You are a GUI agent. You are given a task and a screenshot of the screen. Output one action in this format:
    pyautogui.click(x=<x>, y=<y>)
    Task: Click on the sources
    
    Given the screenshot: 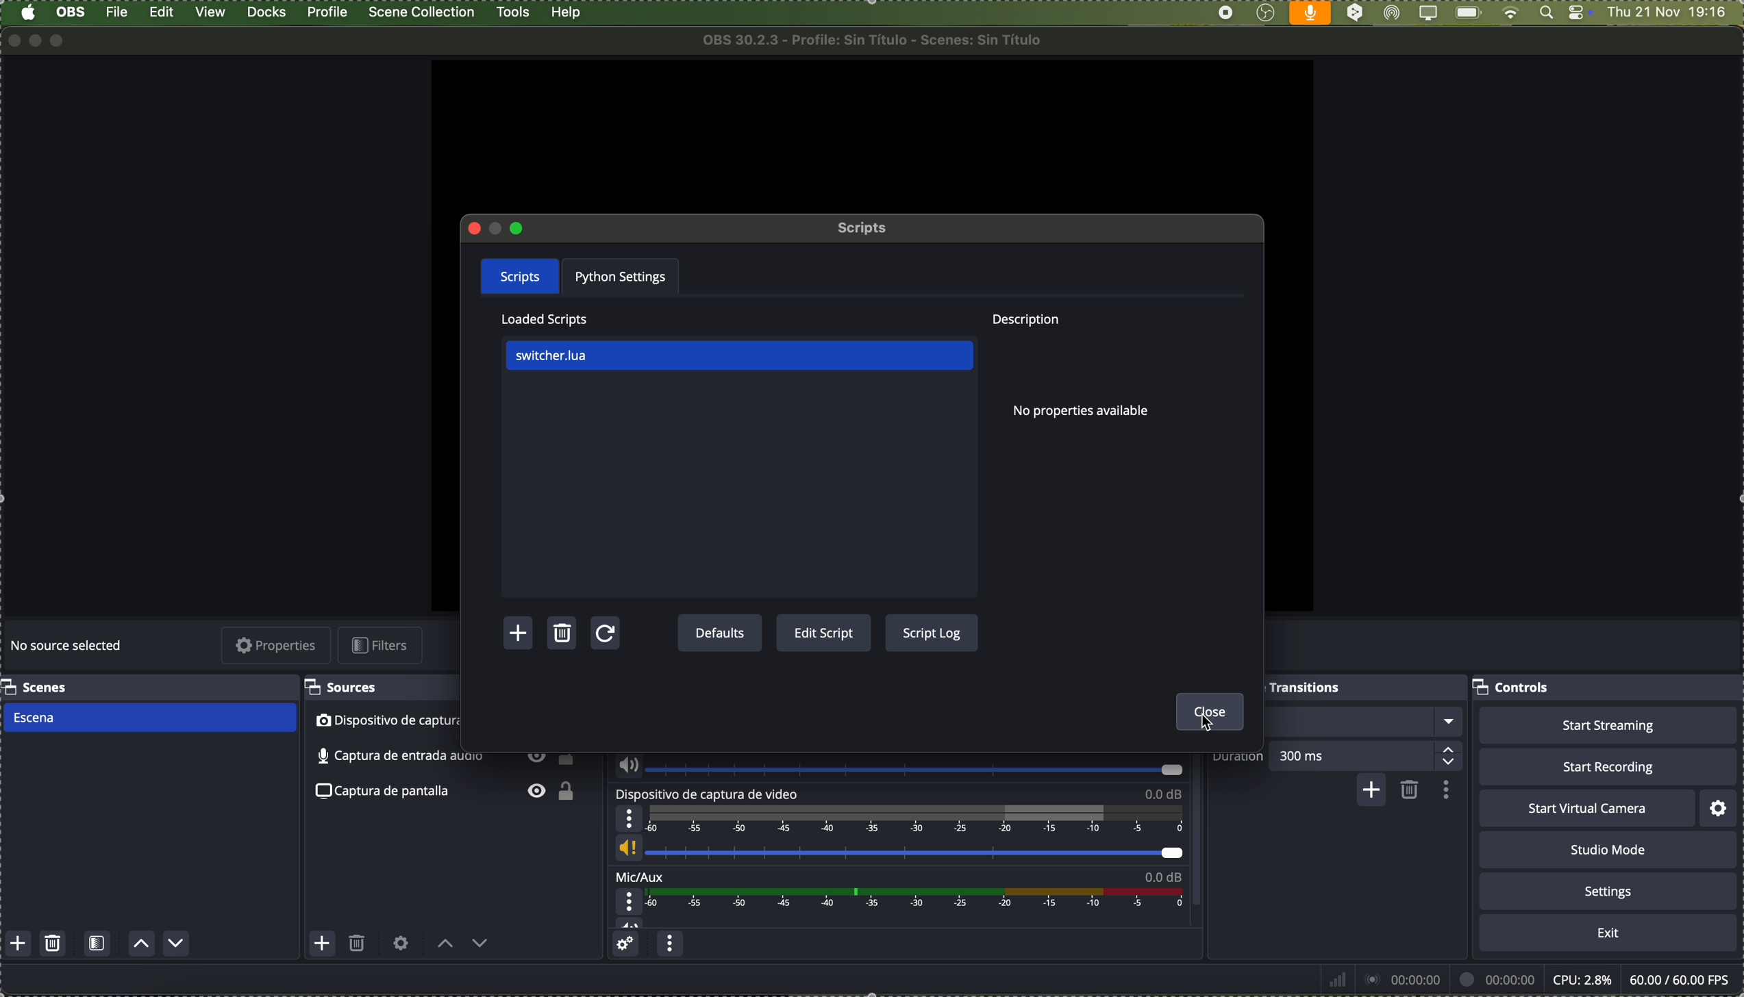 What is the action you would take?
    pyautogui.click(x=347, y=687)
    